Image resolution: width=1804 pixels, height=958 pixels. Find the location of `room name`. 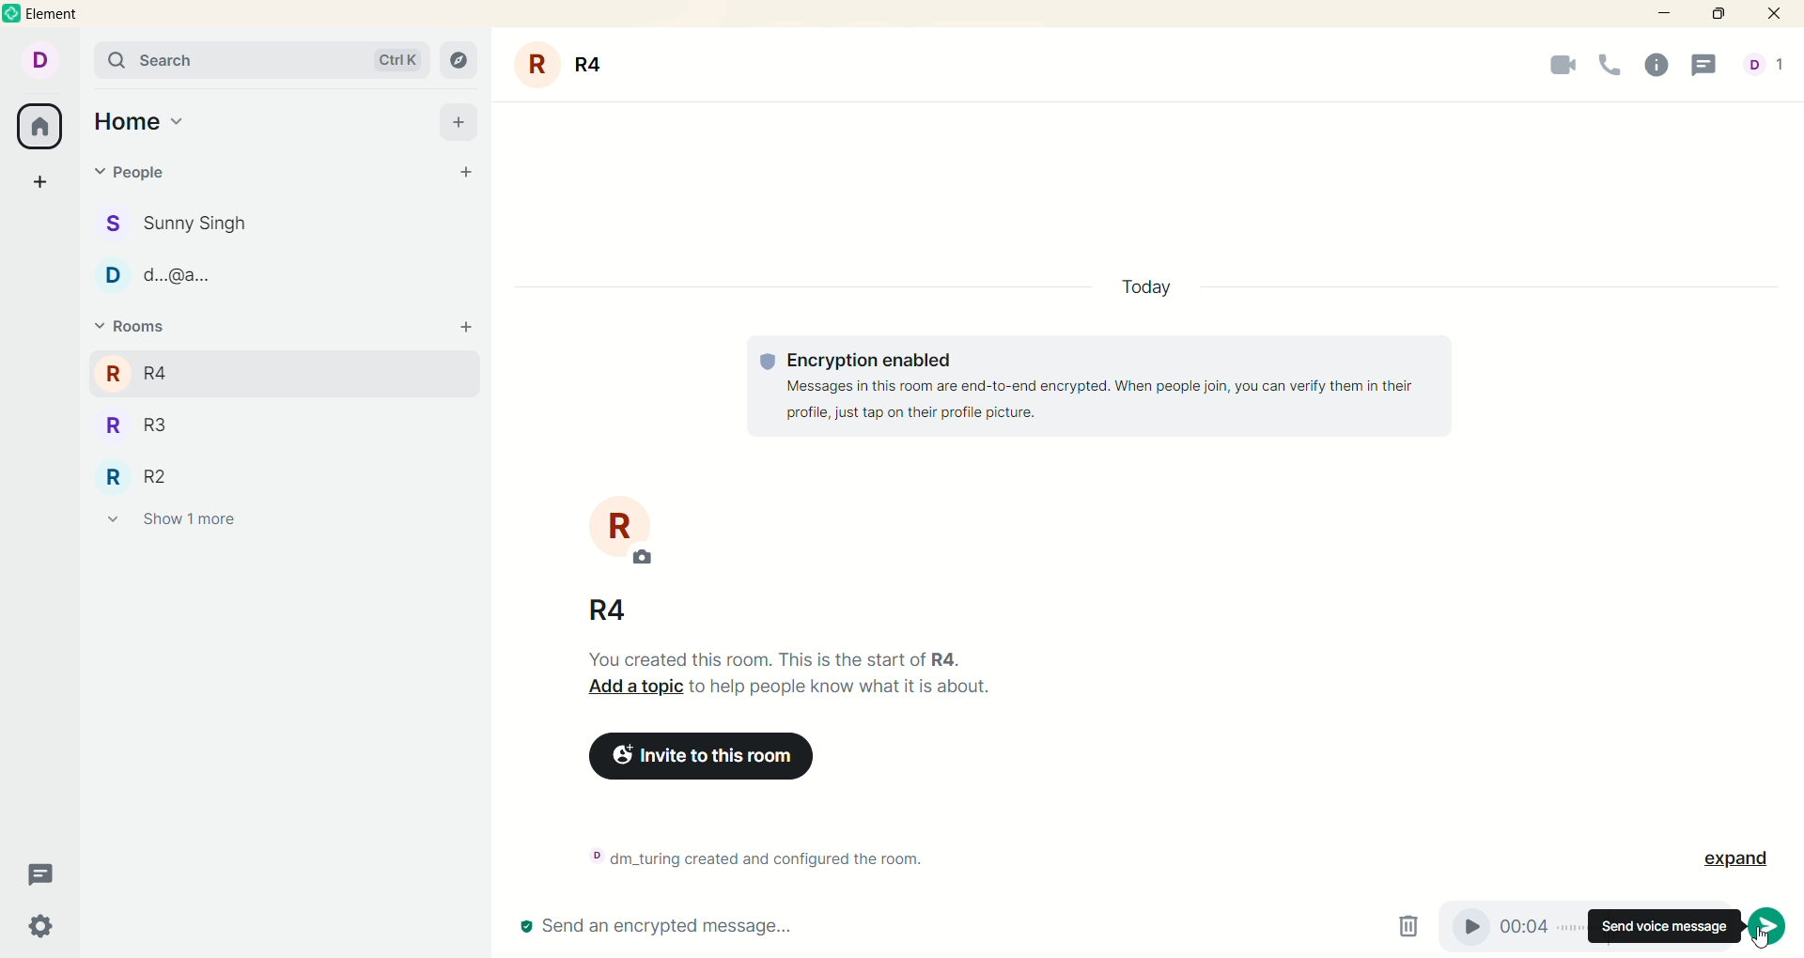

room name is located at coordinates (568, 65).